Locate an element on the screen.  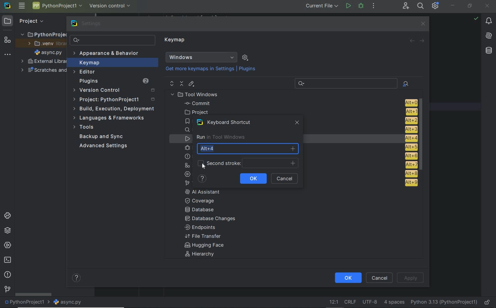
Recent Search is located at coordinates (345, 83).